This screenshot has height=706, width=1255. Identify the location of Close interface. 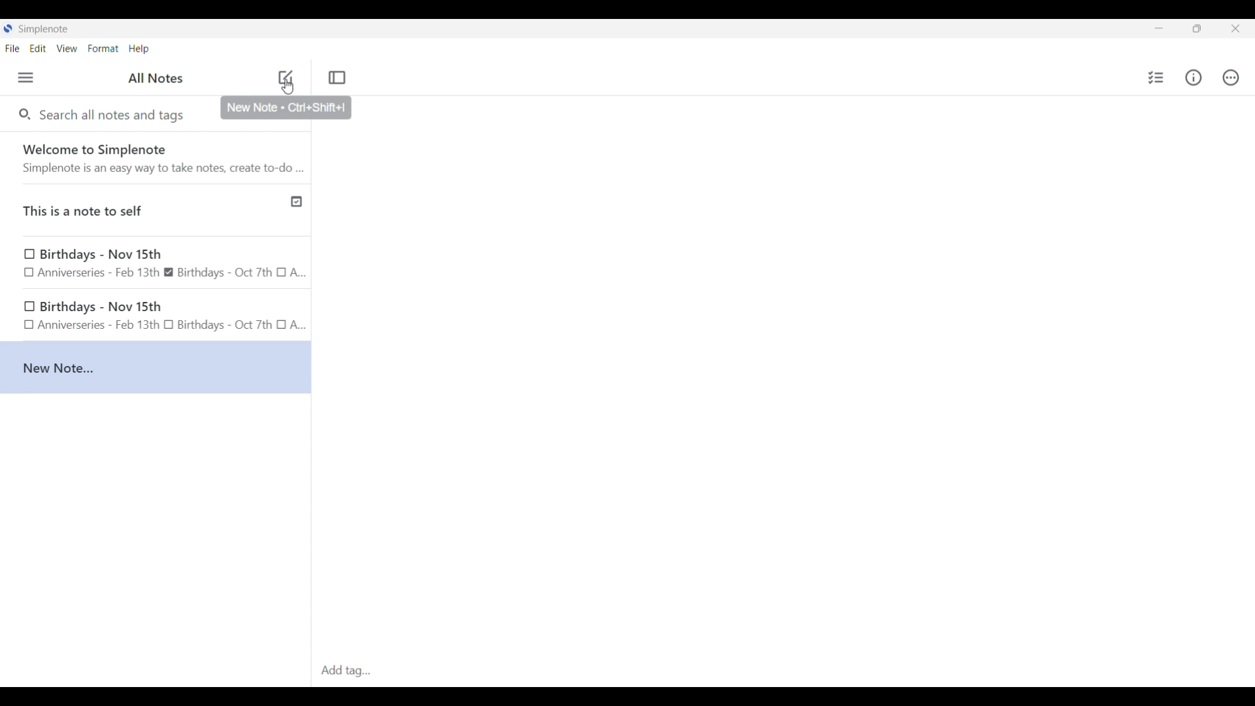
(1235, 28).